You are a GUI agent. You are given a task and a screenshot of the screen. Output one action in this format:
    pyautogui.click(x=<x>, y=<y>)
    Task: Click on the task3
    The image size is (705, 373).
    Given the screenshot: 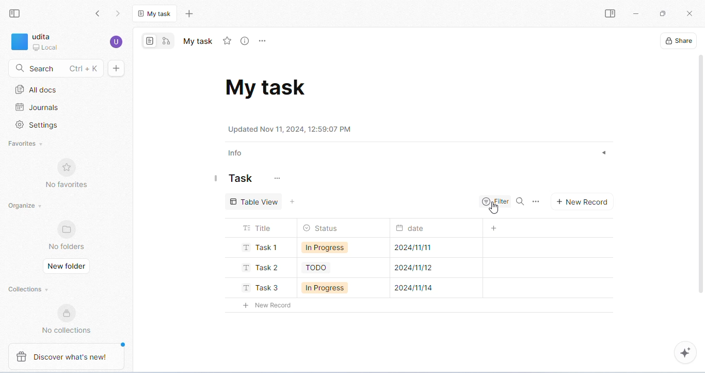 What is the action you would take?
    pyautogui.click(x=260, y=287)
    